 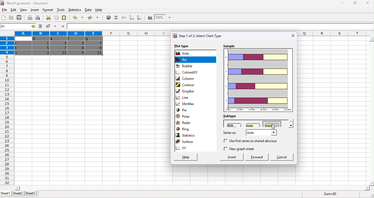 What do you see at coordinates (229, 157) in the screenshot?
I see `insert` at bounding box center [229, 157].